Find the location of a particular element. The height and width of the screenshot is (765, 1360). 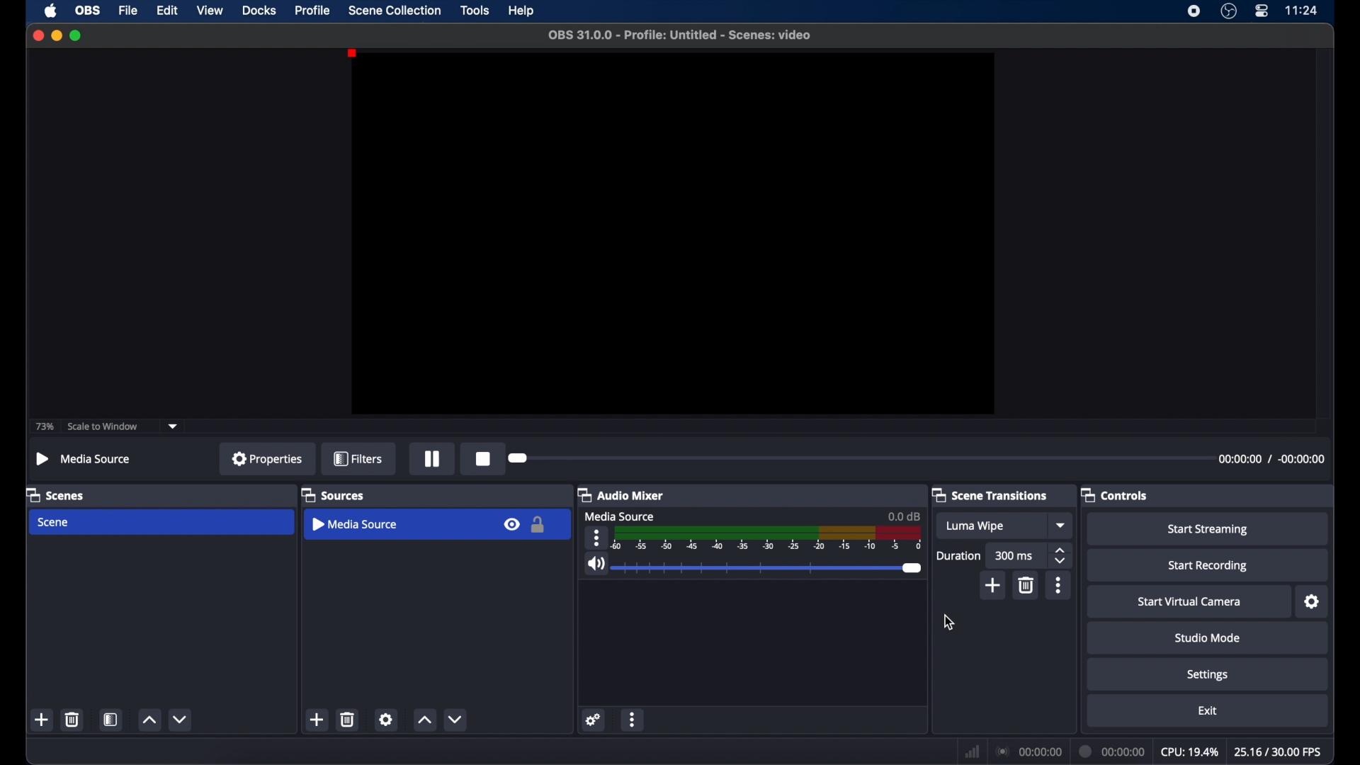

view is located at coordinates (211, 11).